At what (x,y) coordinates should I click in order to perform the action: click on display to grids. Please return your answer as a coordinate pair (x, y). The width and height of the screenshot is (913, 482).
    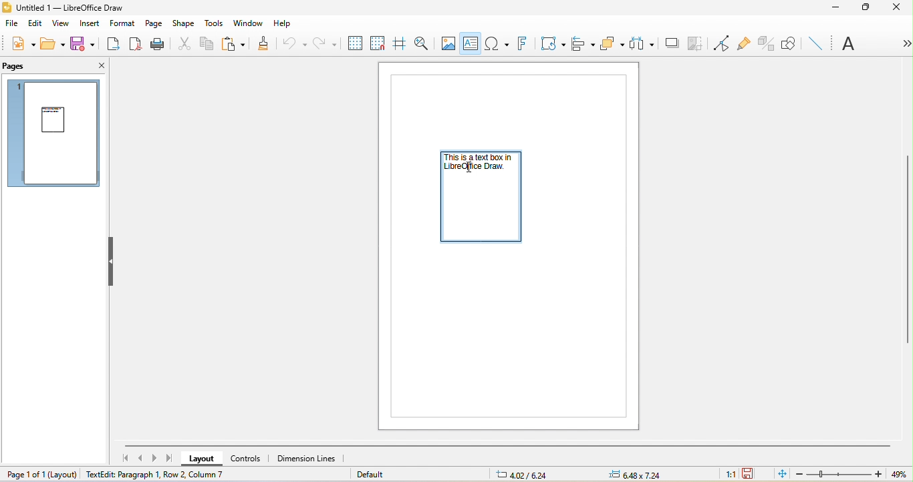
    Looking at the image, I should click on (354, 43).